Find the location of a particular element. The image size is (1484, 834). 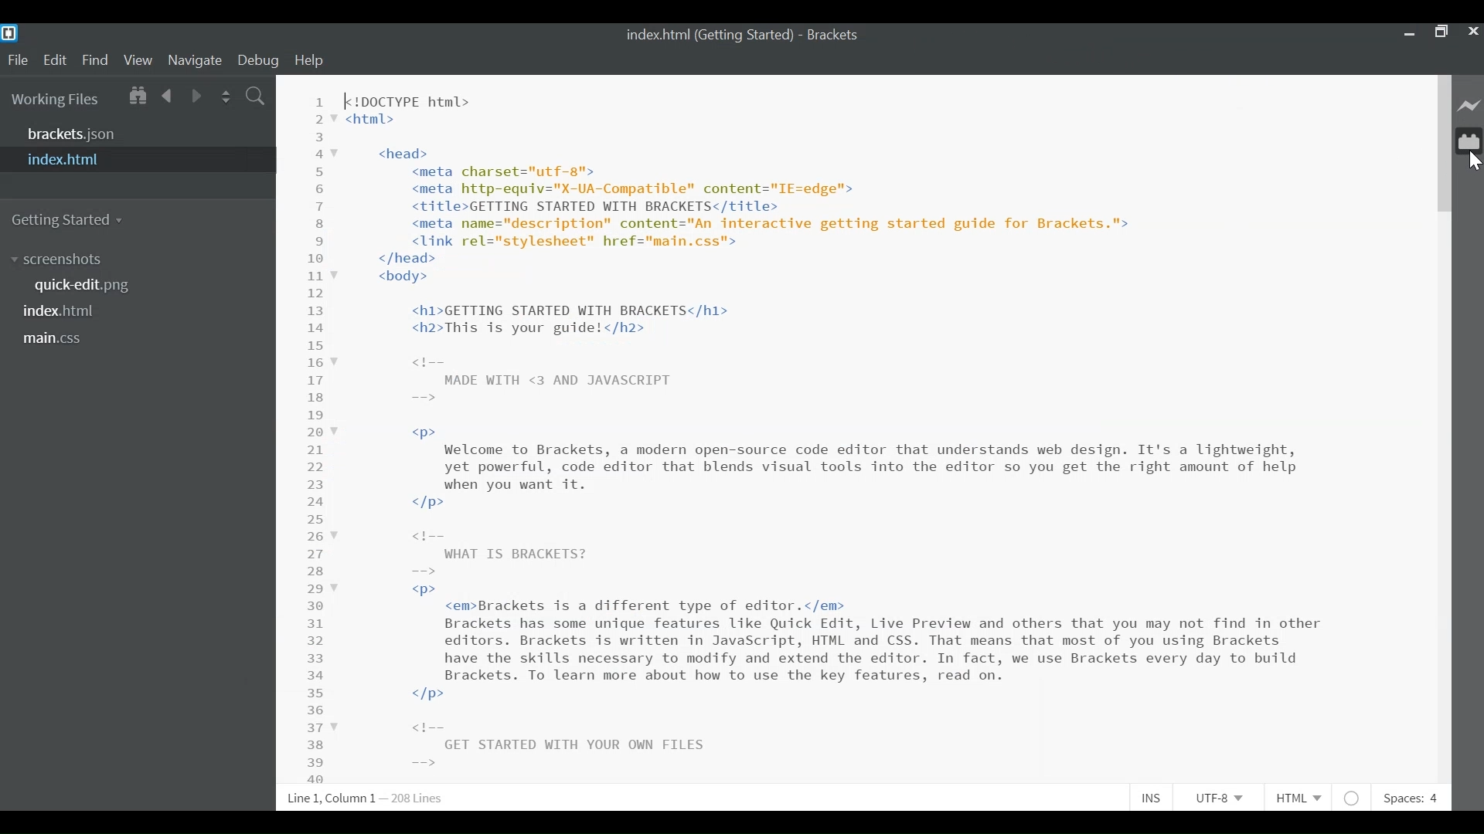

index.html is located at coordinates (67, 311).